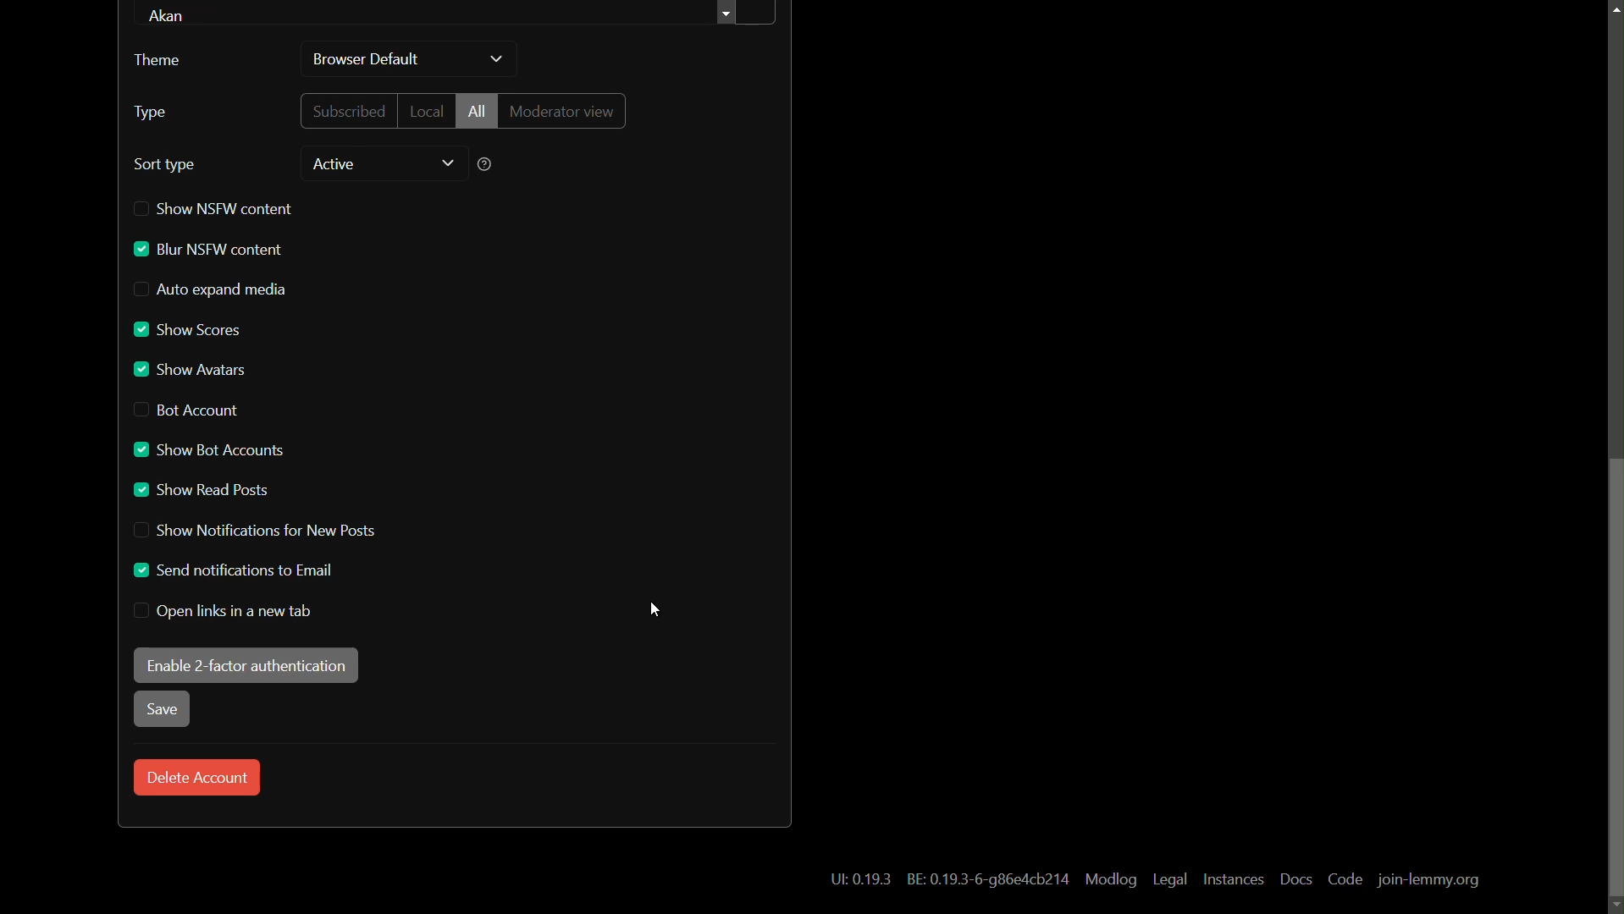  What do you see at coordinates (198, 777) in the screenshot?
I see `delete account` at bounding box center [198, 777].